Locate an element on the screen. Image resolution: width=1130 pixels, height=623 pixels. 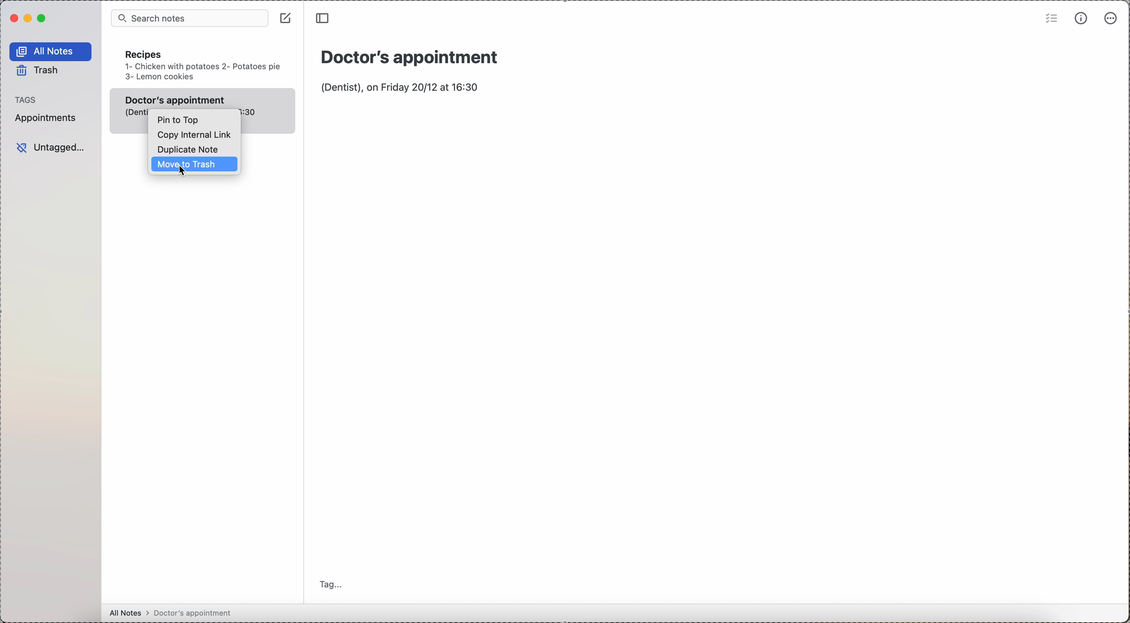
more options is located at coordinates (1111, 19).